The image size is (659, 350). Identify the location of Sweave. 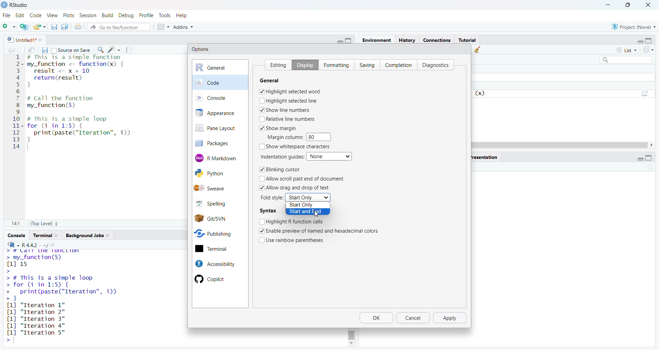
(220, 188).